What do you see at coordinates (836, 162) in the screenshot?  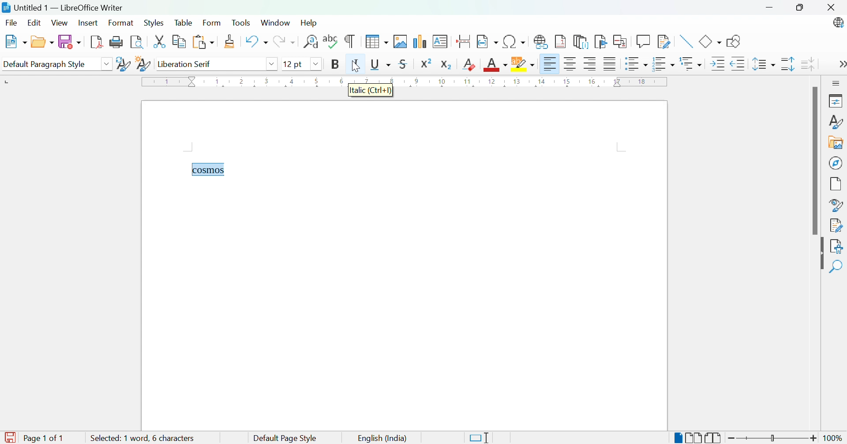 I see `Navigator` at bounding box center [836, 162].